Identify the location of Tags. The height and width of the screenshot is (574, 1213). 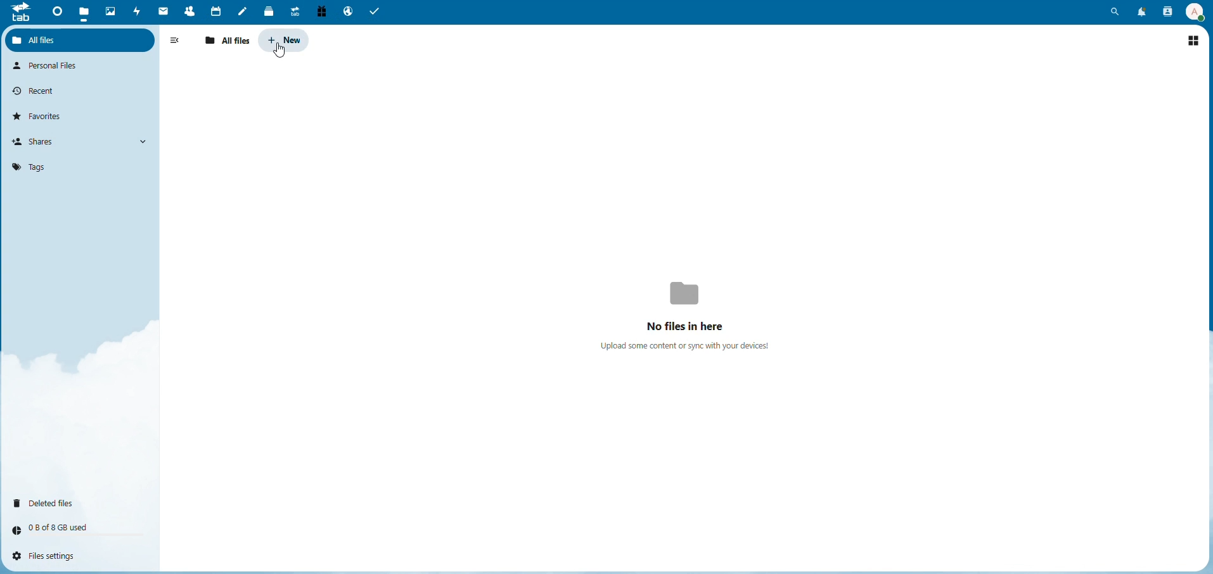
(29, 166).